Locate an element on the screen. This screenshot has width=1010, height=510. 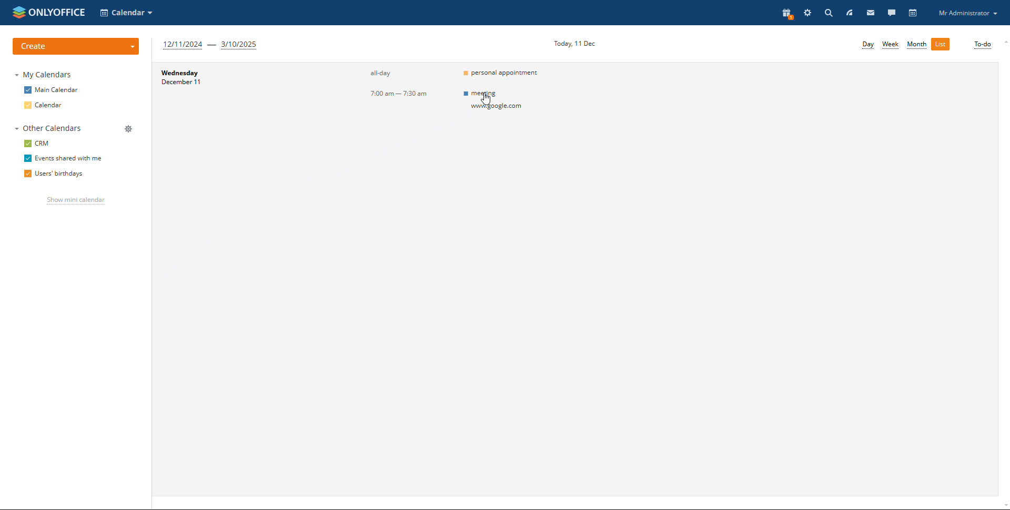
events shared with me is located at coordinates (64, 158).